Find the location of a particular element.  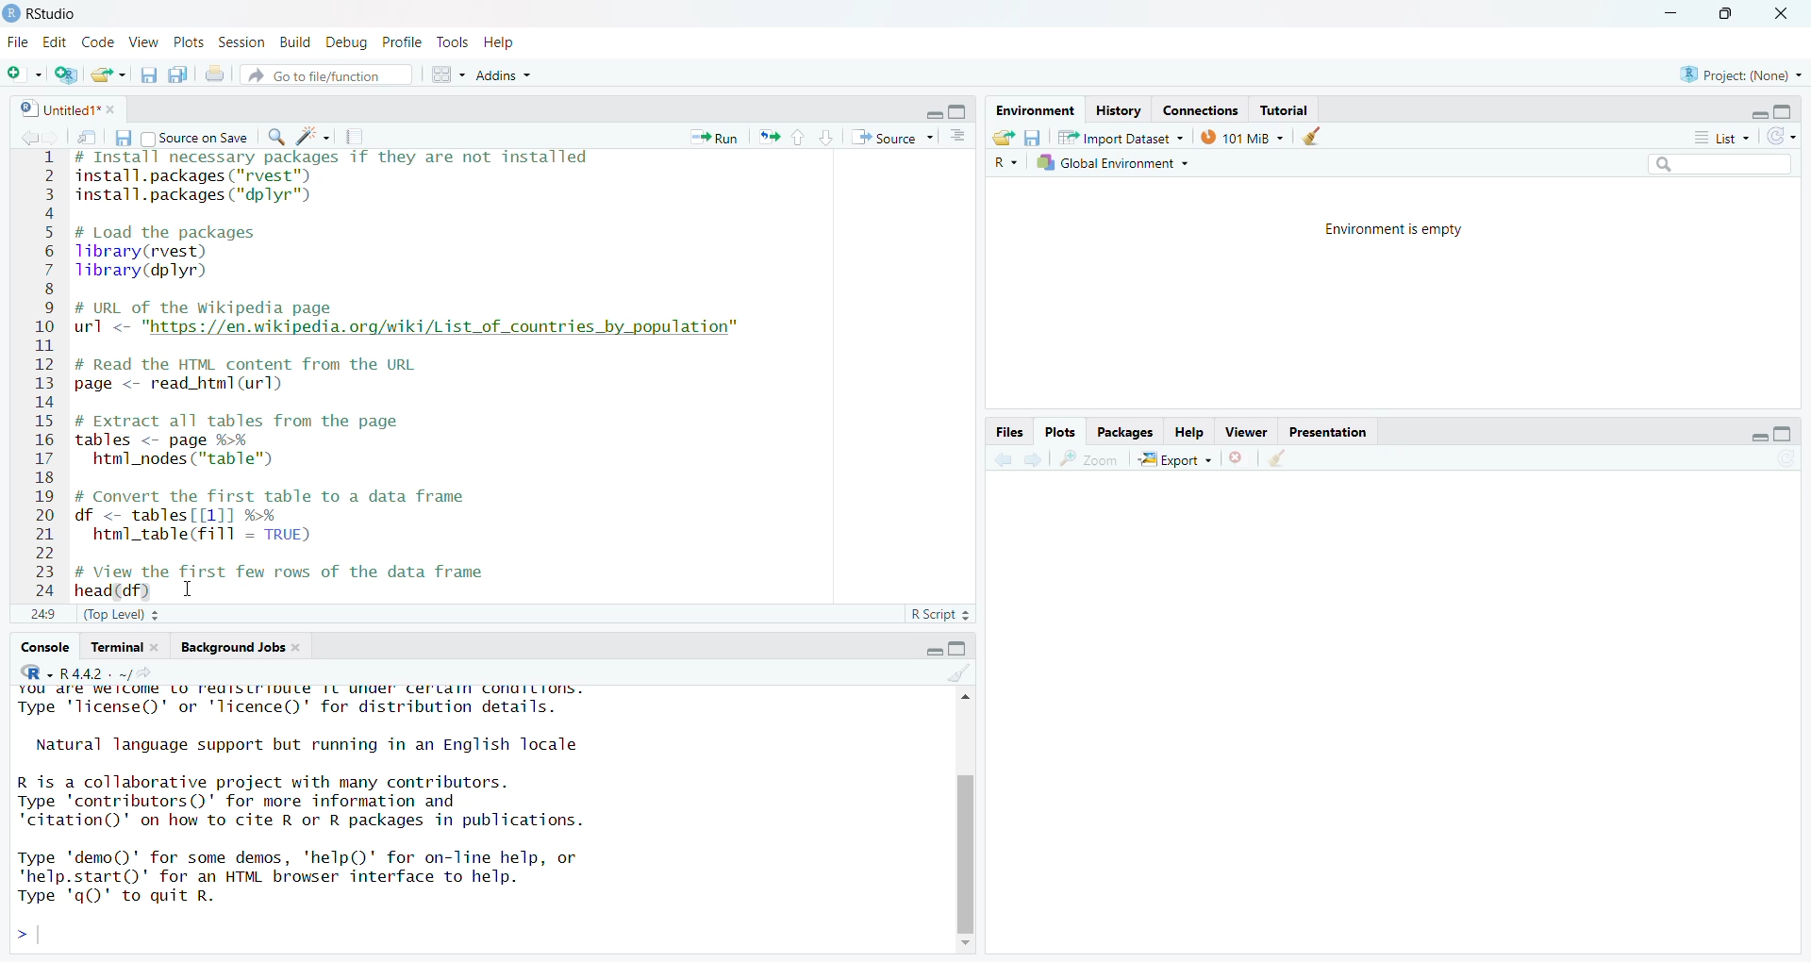

close is located at coordinates (1238, 457).